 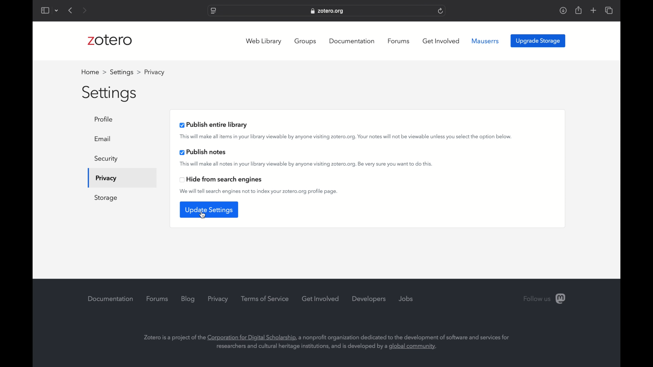 What do you see at coordinates (265, 299) in the screenshot?
I see `terms of service` at bounding box center [265, 299].